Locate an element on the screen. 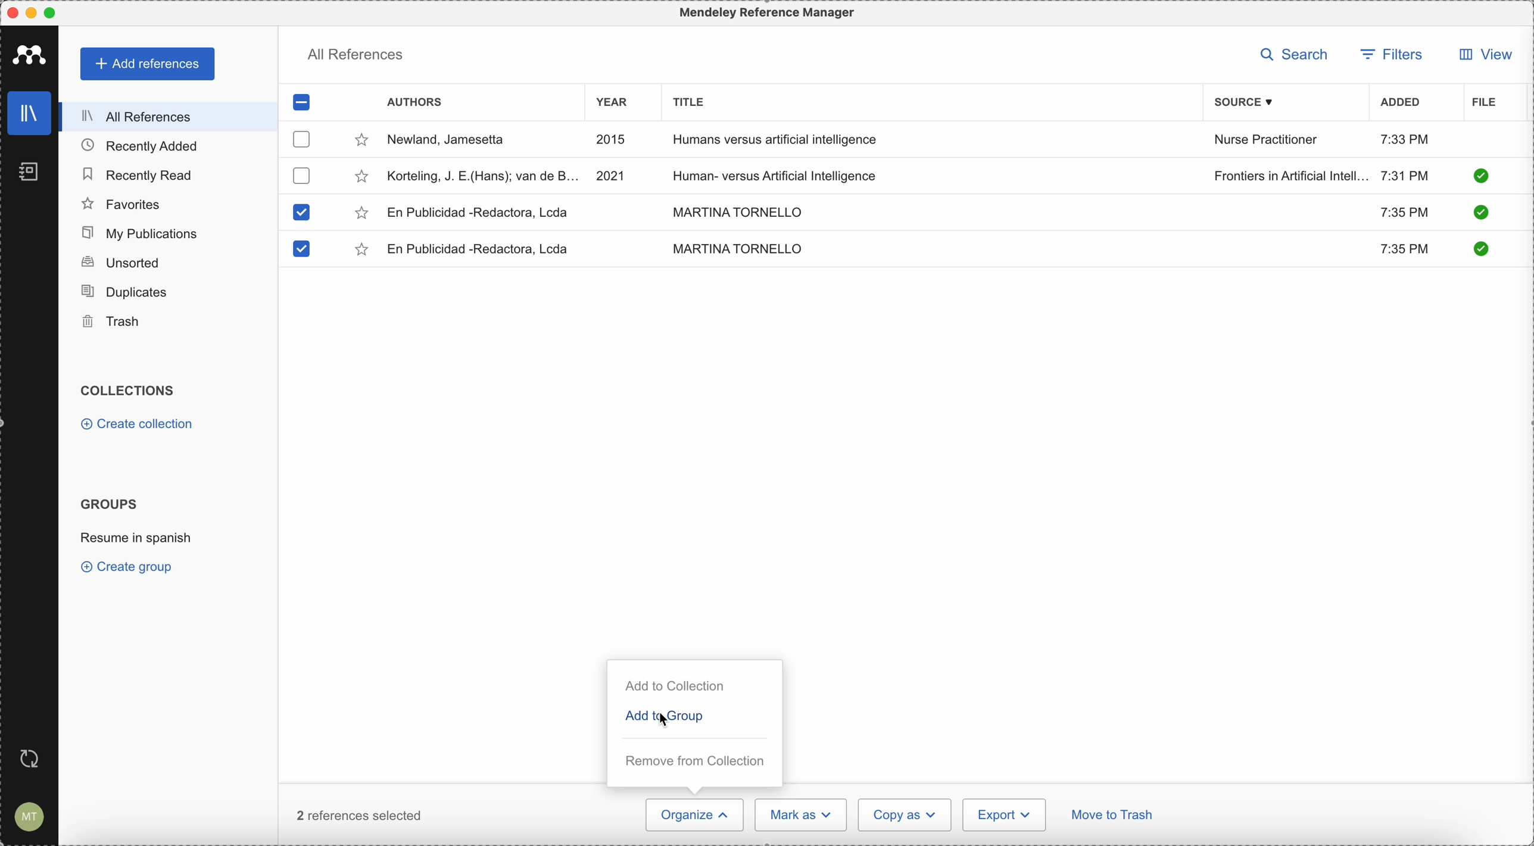 The height and width of the screenshot is (846, 1534). Mendeley Referencen Manager is located at coordinates (770, 13).